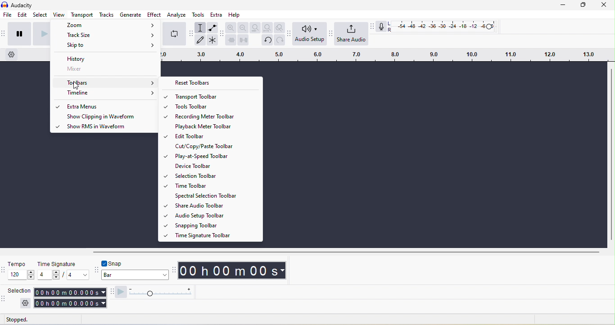  I want to click on analyze, so click(176, 15).